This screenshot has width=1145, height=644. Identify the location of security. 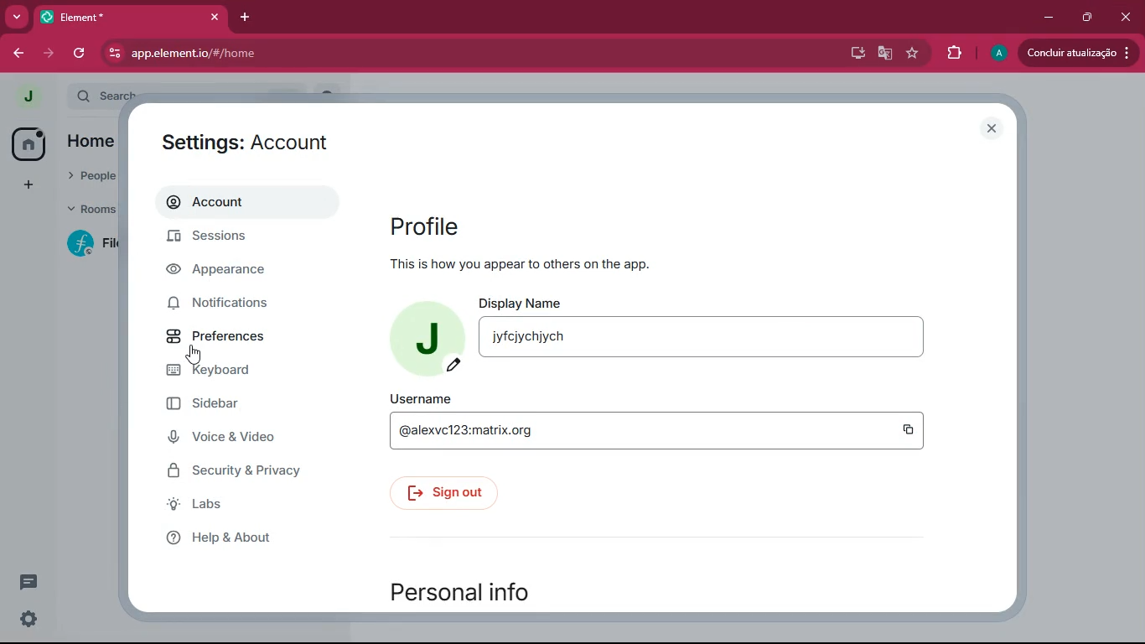
(249, 472).